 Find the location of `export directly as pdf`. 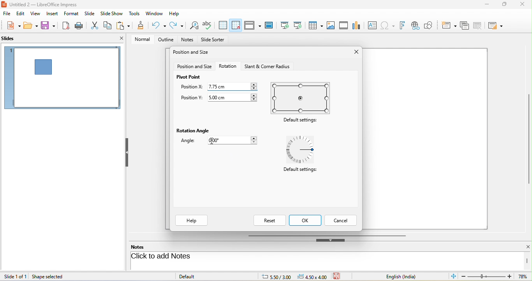

export directly as pdf is located at coordinates (67, 26).